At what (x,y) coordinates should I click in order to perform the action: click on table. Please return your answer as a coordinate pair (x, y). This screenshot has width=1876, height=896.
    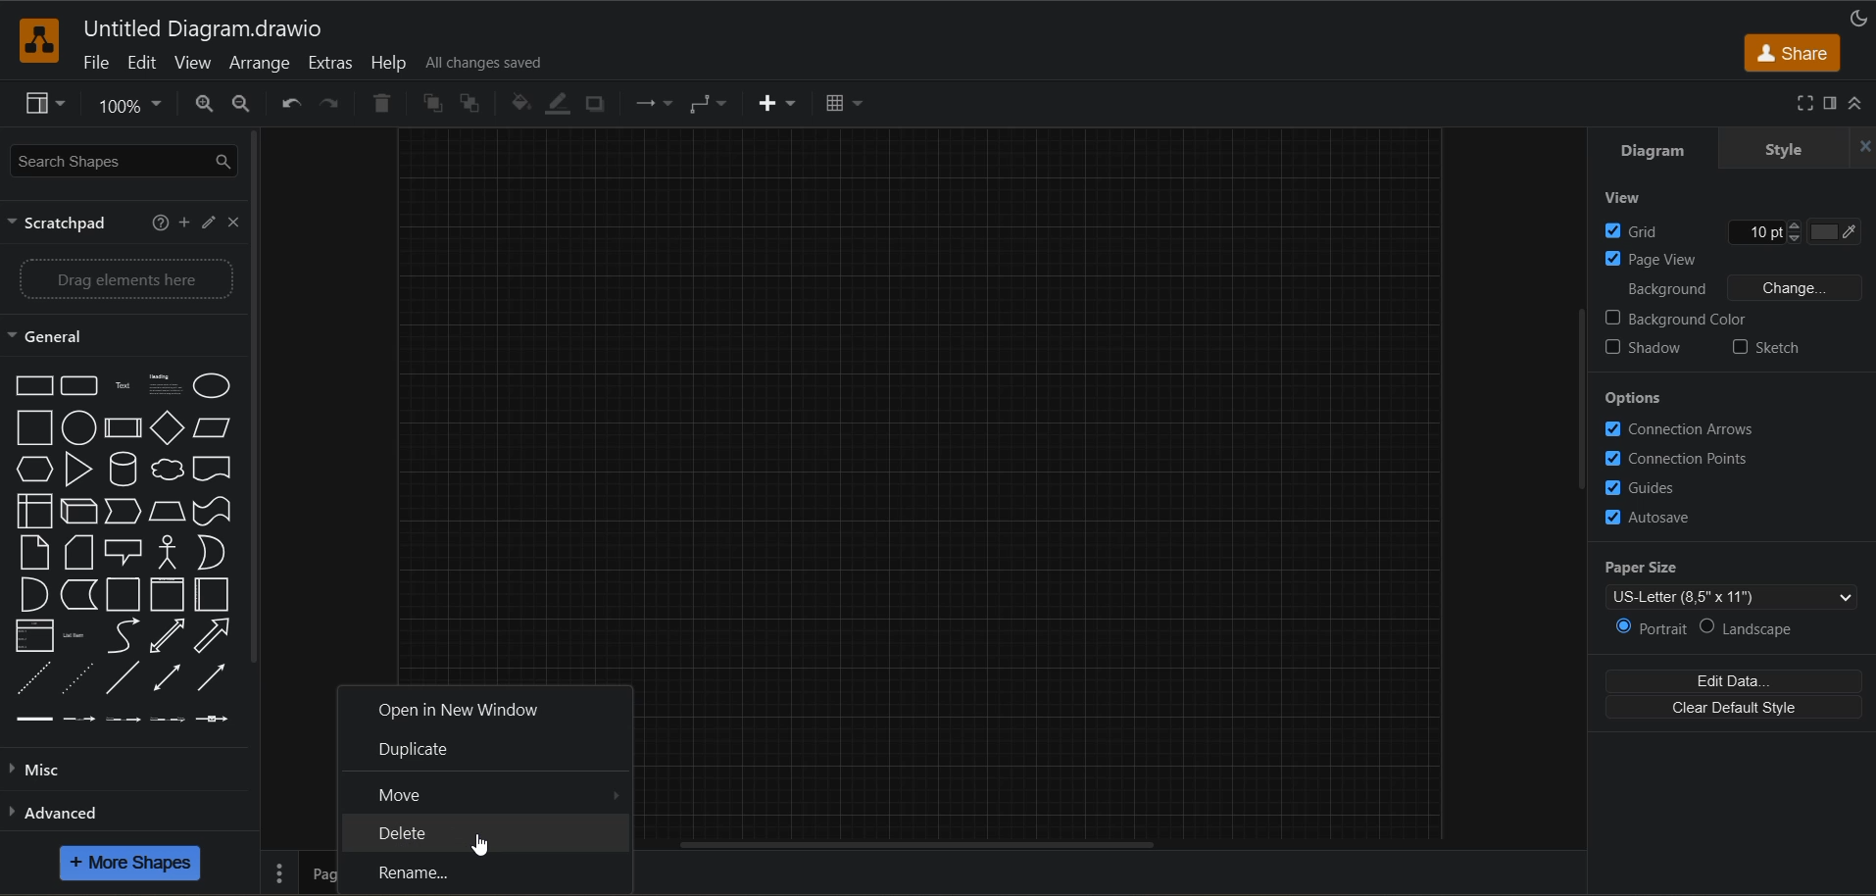
    Looking at the image, I should click on (842, 106).